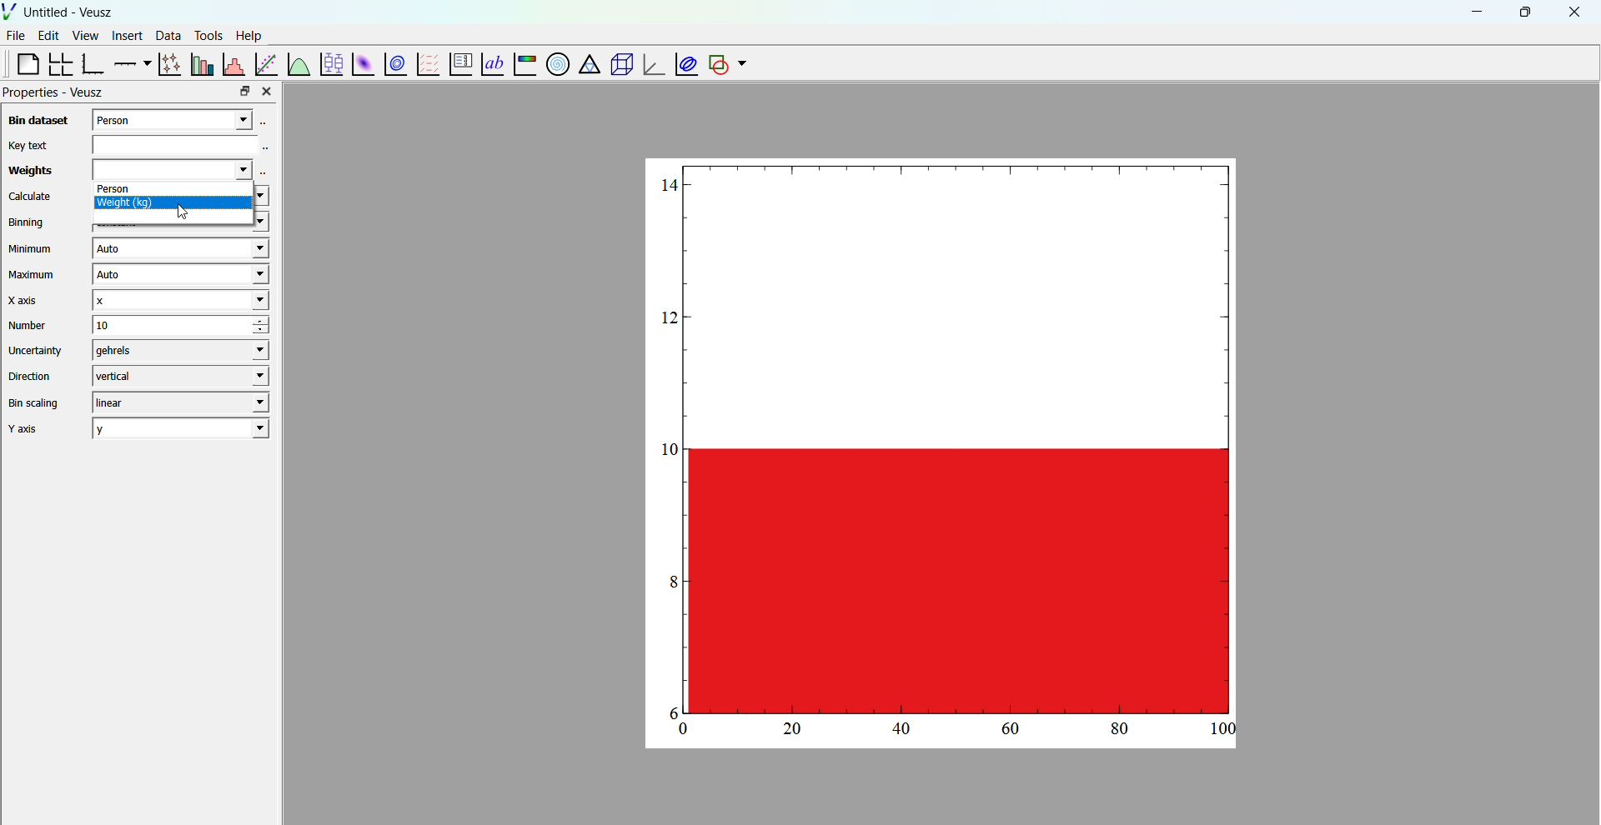  Describe the element at coordinates (55, 92) in the screenshot. I see `Properties - Veusz` at that location.